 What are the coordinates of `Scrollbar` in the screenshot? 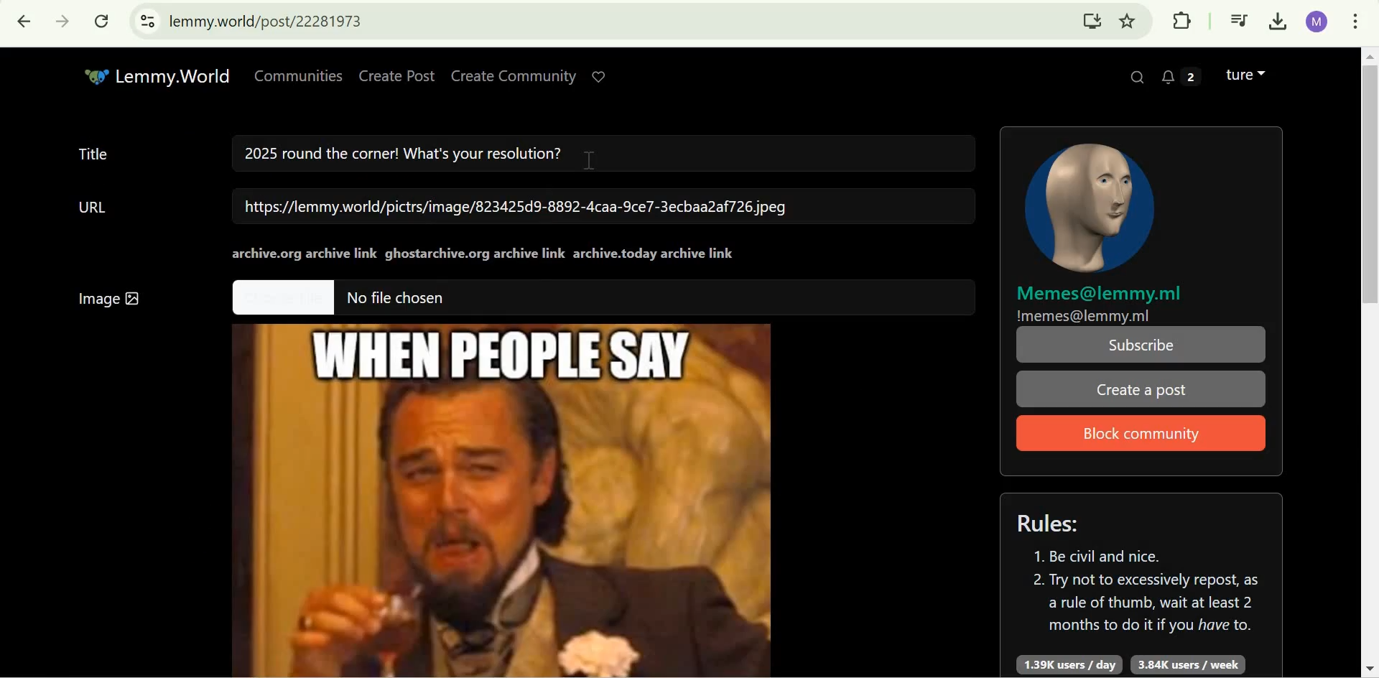 It's located at (1365, 360).